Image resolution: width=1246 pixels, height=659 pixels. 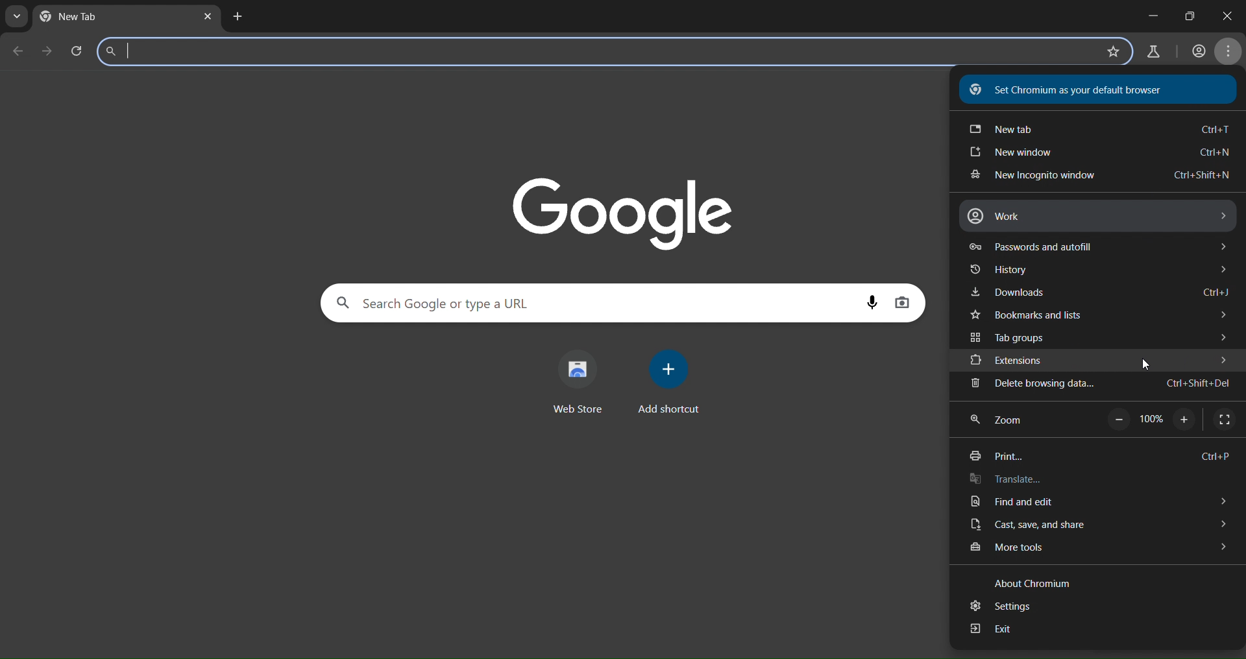 I want to click on go back one page, so click(x=17, y=51).